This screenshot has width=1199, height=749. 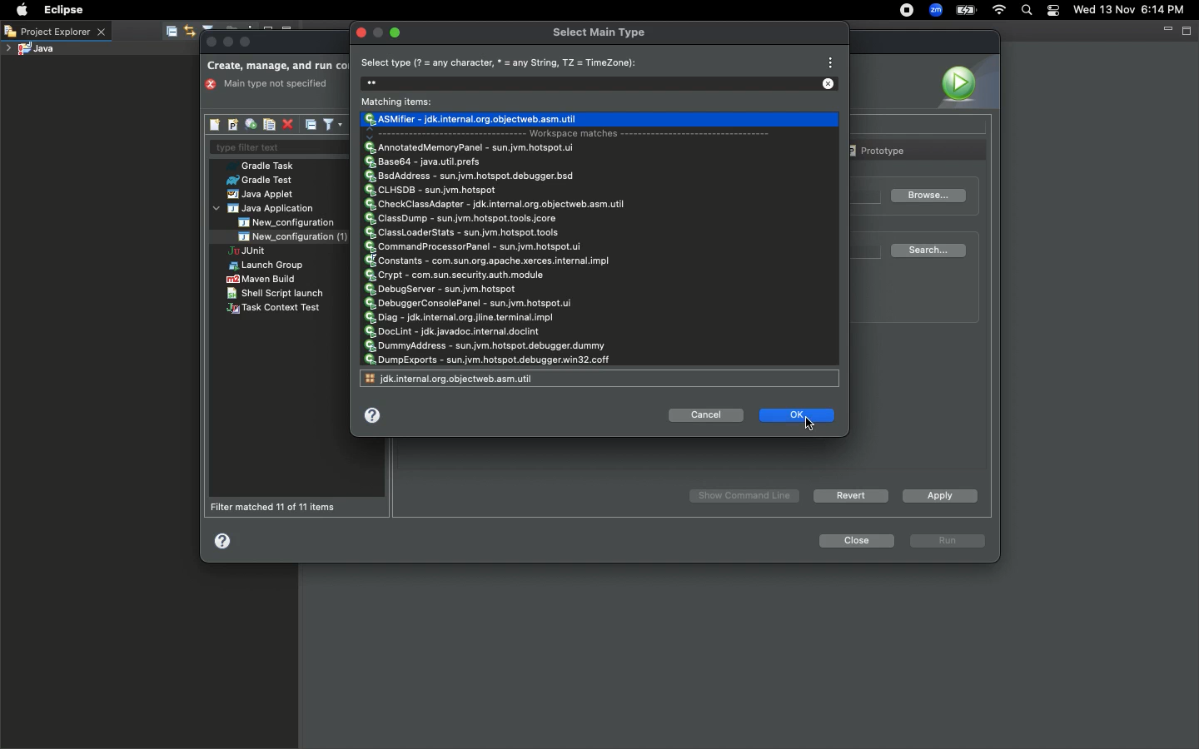 What do you see at coordinates (377, 417) in the screenshot?
I see `Help` at bounding box center [377, 417].